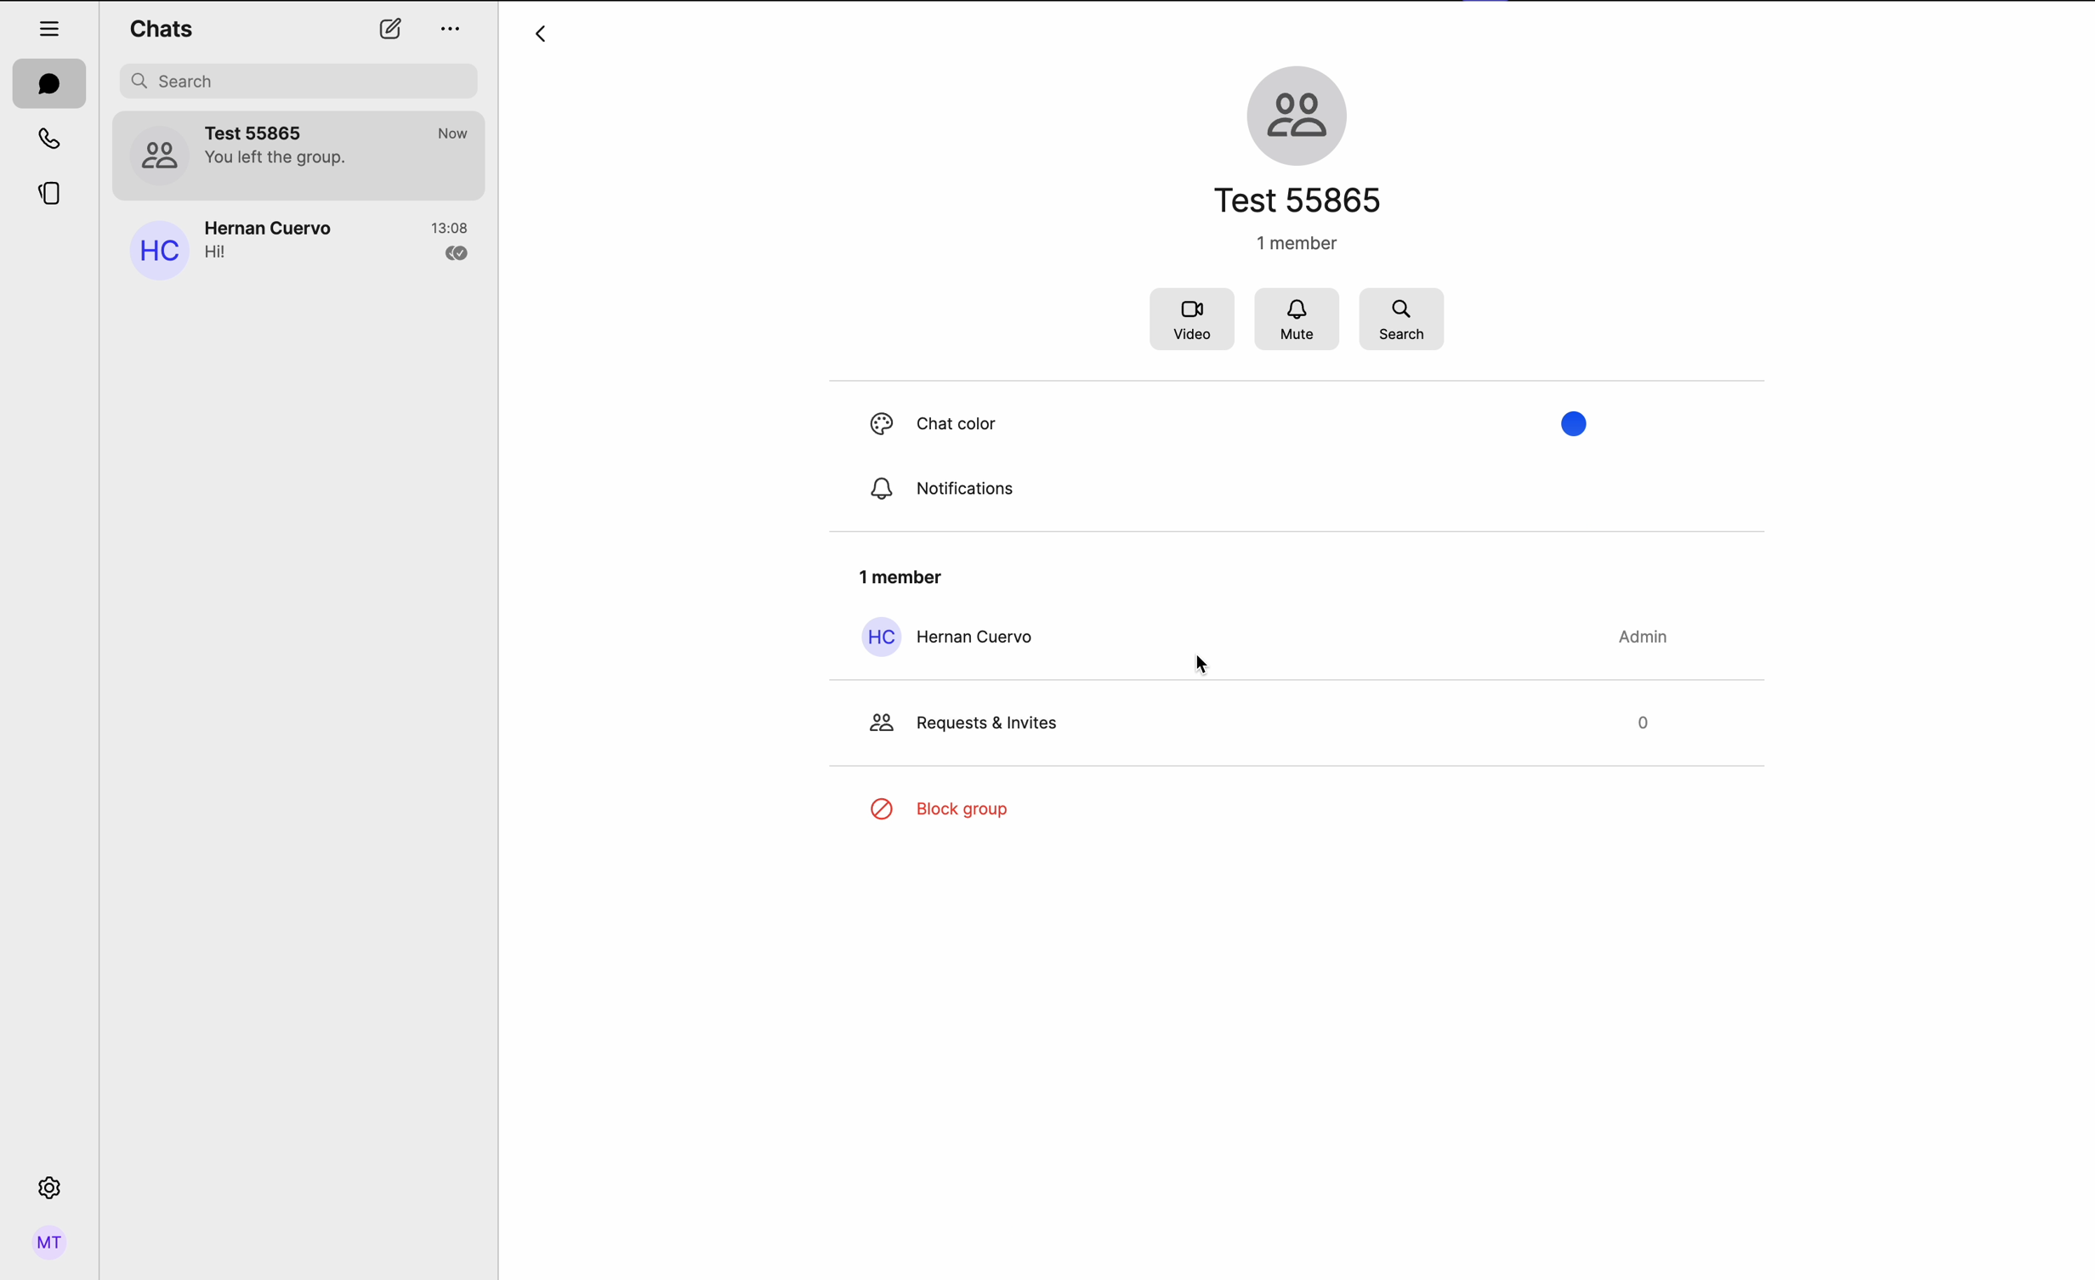  Describe the element at coordinates (1292, 244) in the screenshot. I see `add group description` at that location.